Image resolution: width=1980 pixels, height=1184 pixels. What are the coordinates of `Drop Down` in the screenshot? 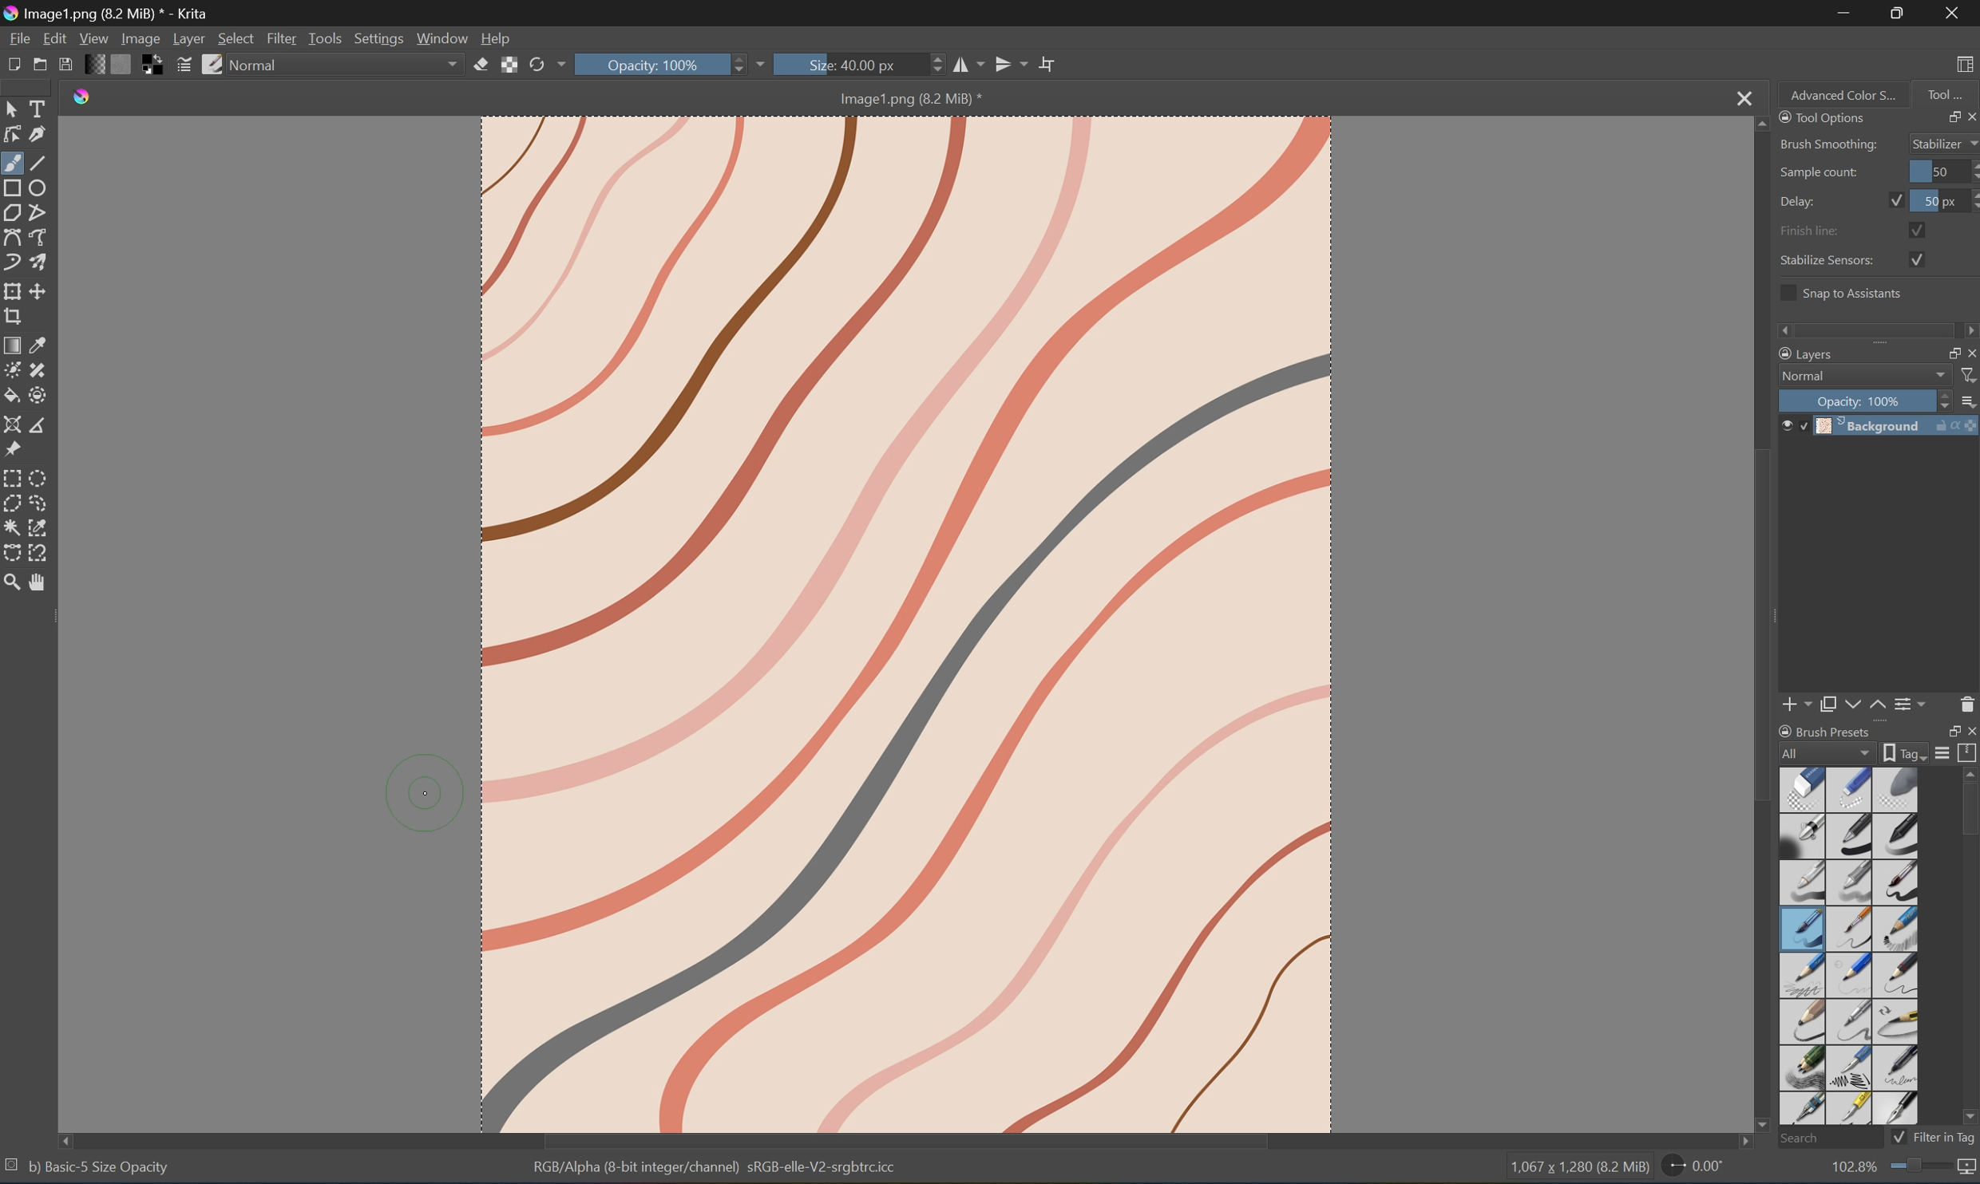 It's located at (1939, 376).